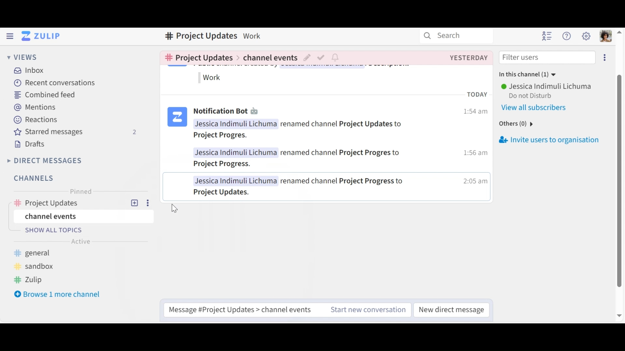 The image size is (625, 351). What do you see at coordinates (468, 58) in the screenshot?
I see `Created` at bounding box center [468, 58].